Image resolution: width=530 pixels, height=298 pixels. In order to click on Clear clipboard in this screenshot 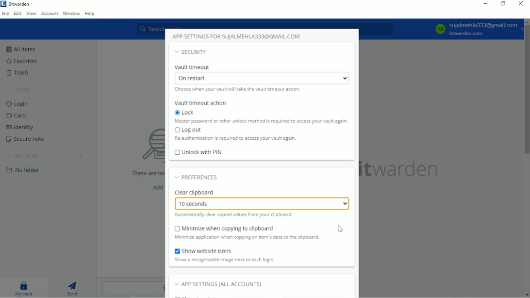, I will do `click(196, 192)`.